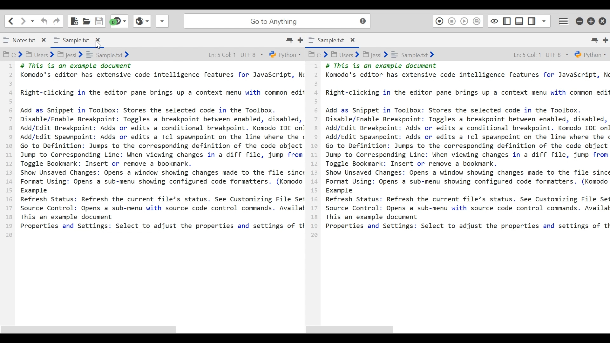 The height and width of the screenshot is (343, 610). Describe the element at coordinates (508, 21) in the screenshot. I see `Show/Hide Left Pane` at that location.